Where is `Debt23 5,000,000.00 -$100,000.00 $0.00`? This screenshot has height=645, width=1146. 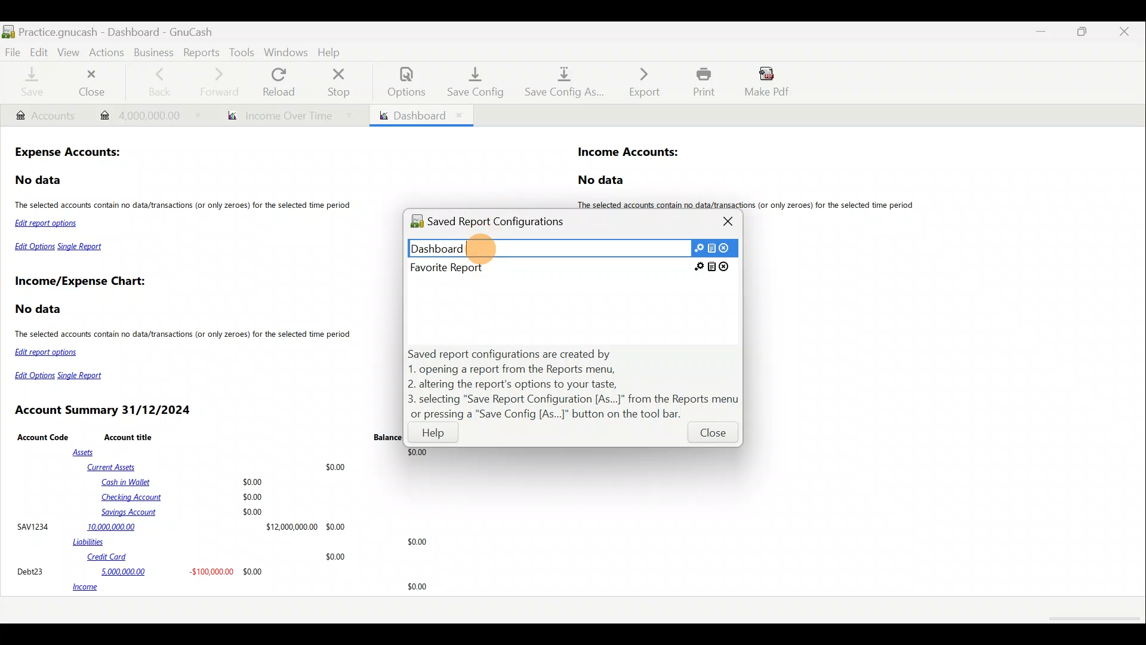 Debt23 5,000,000.00 -$100,000.00 $0.00 is located at coordinates (141, 571).